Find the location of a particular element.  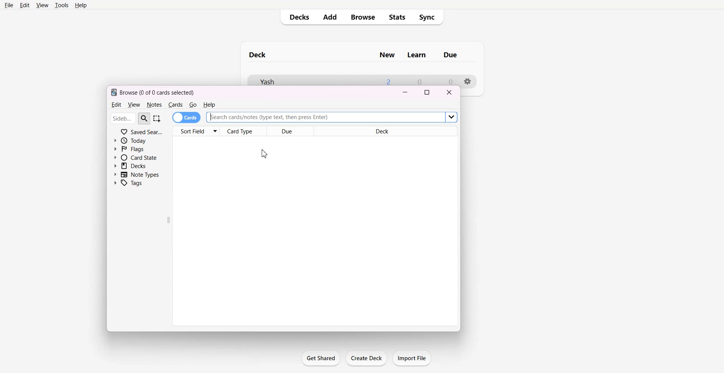

View is located at coordinates (134, 105).